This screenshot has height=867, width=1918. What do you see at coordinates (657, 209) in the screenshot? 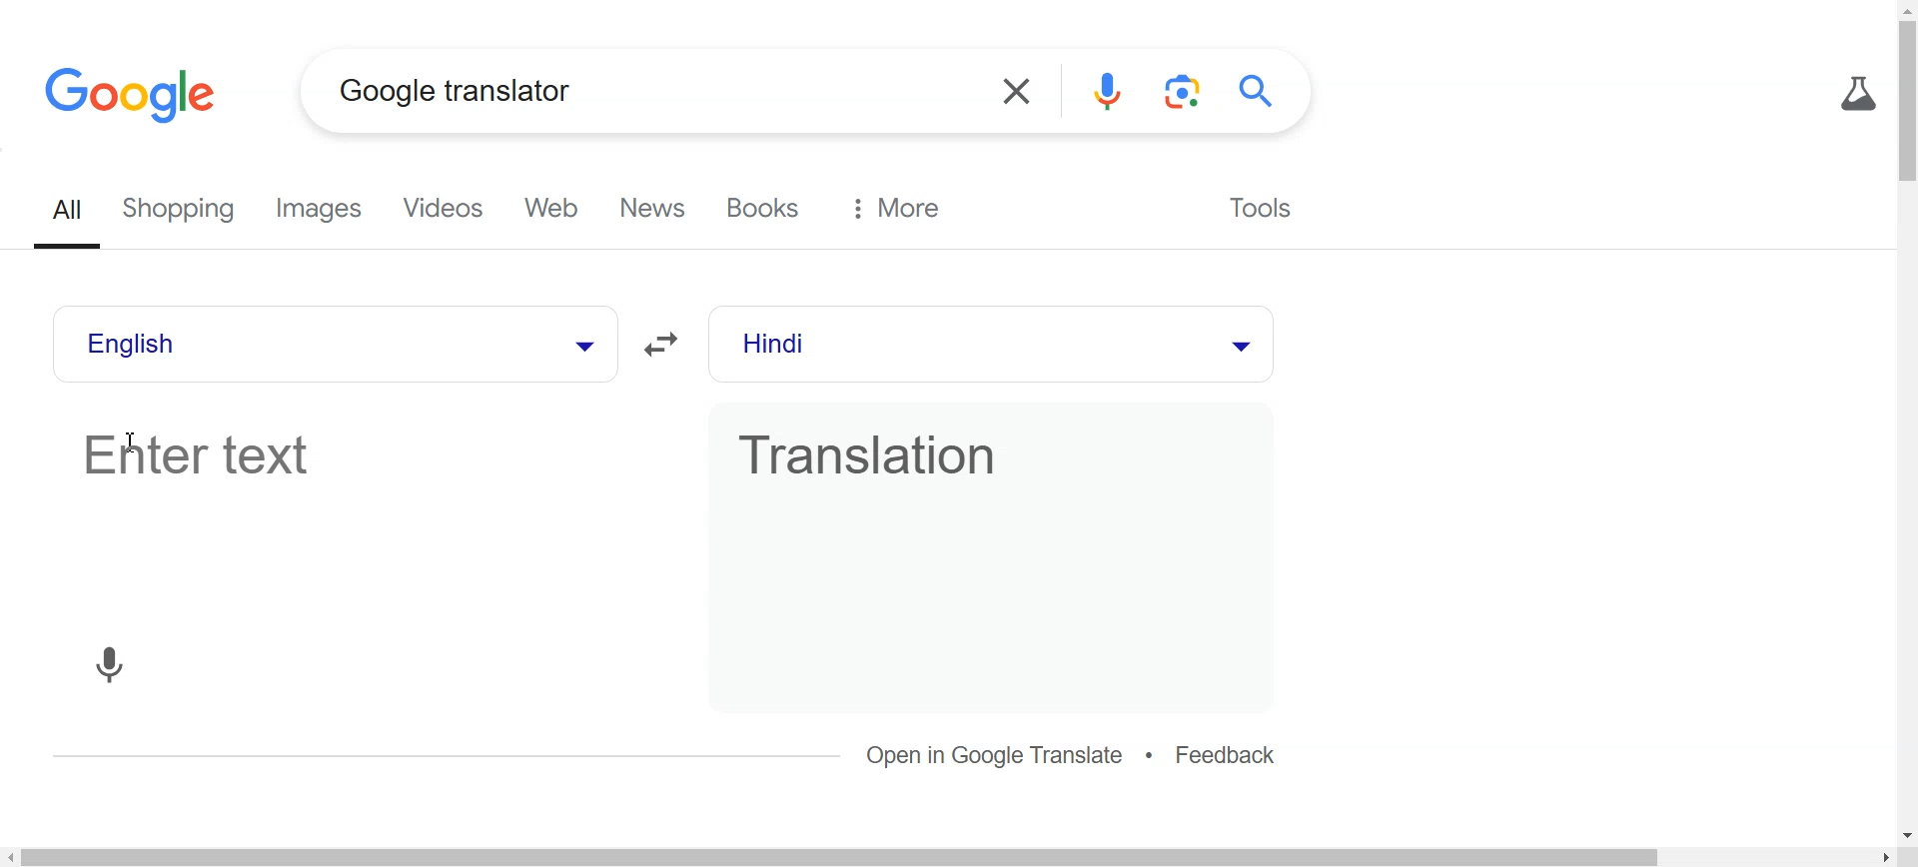
I see `News` at bounding box center [657, 209].